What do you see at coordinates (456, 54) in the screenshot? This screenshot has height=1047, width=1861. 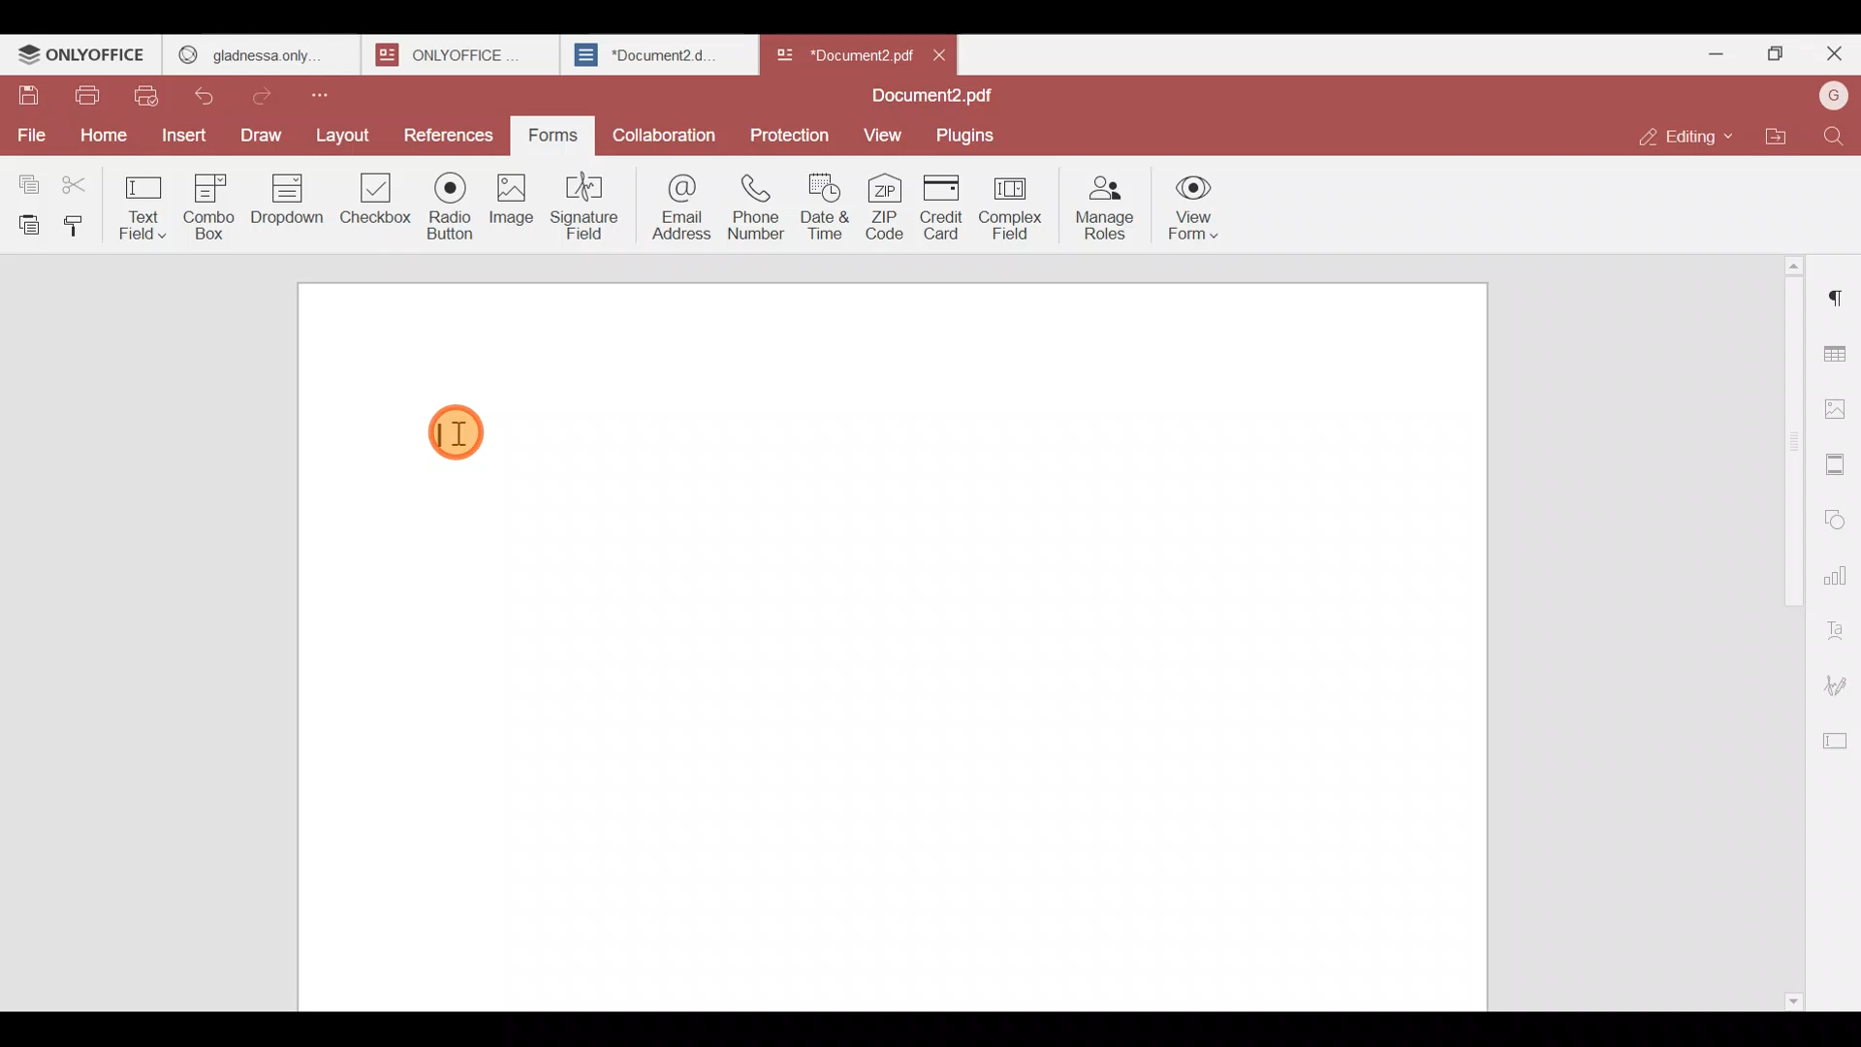 I see `ONLYOFFICE` at bounding box center [456, 54].